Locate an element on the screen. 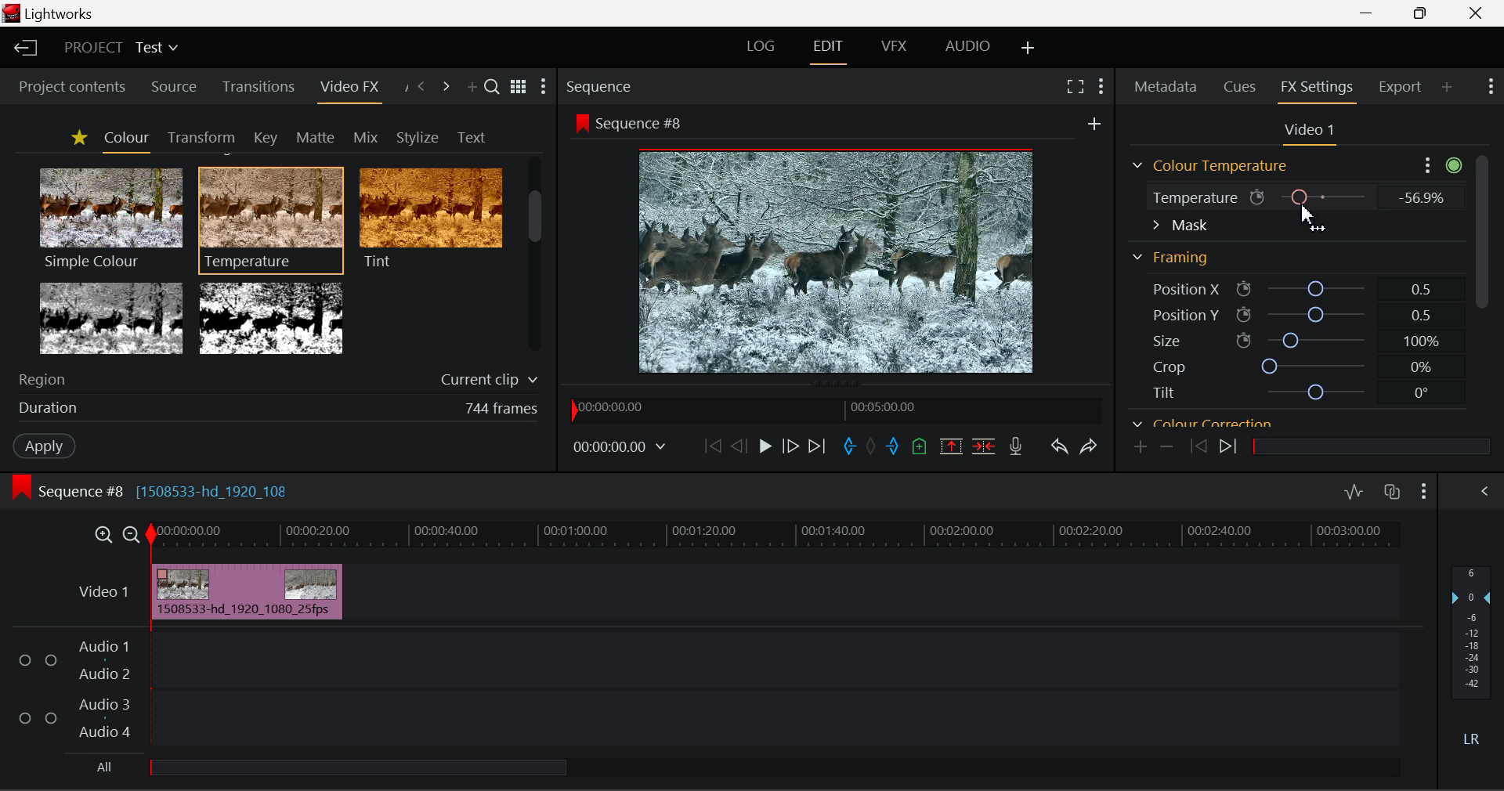 Image resolution: width=1504 pixels, height=791 pixels. Show Settings is located at coordinates (1425, 489).